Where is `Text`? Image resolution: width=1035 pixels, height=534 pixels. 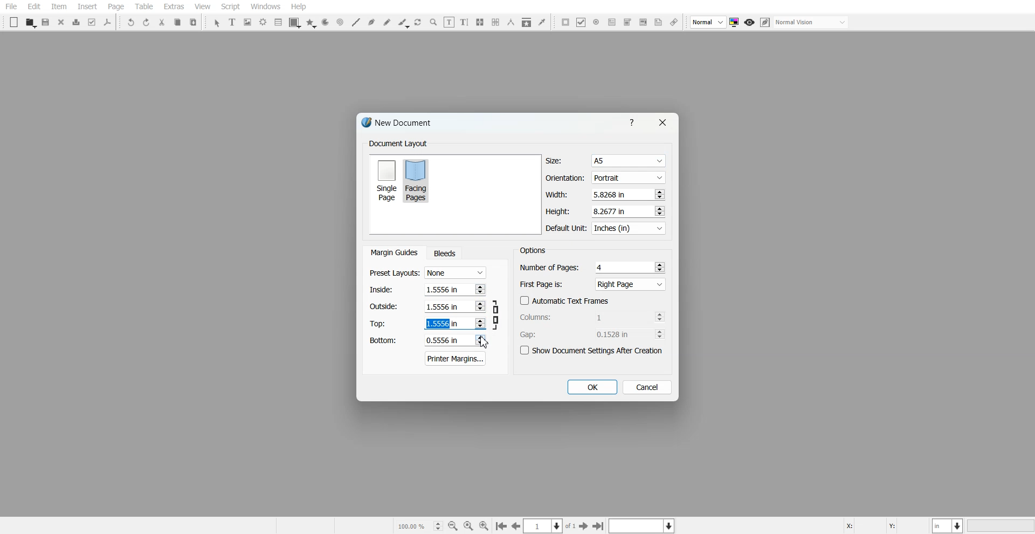
Text is located at coordinates (398, 144).